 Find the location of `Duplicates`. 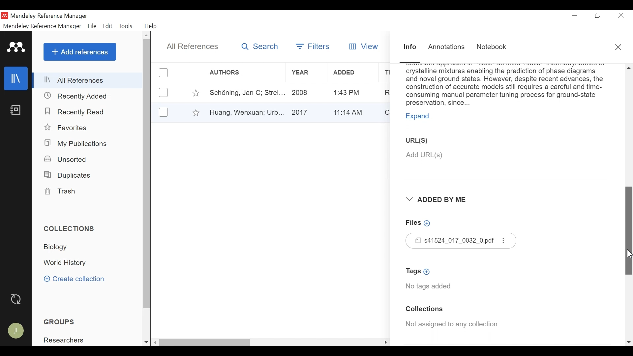

Duplicates is located at coordinates (67, 175).